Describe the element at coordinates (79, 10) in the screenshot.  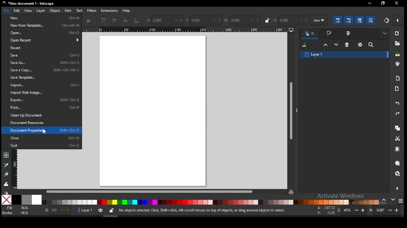
I see `text` at that location.